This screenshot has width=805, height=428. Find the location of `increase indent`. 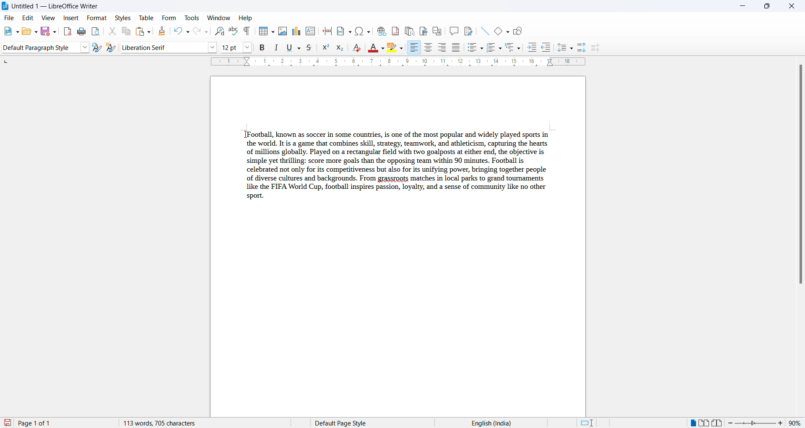

increase indent is located at coordinates (532, 47).